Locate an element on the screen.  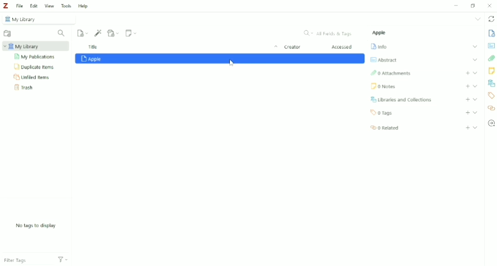
My Library is located at coordinates (37, 19).